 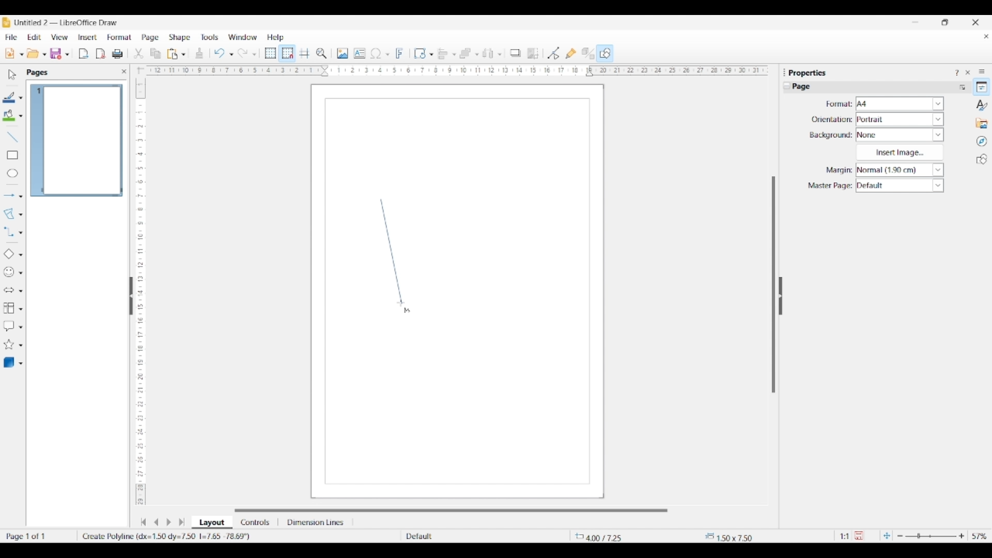 What do you see at coordinates (420, 53) in the screenshot?
I see `Selected transformation` at bounding box center [420, 53].